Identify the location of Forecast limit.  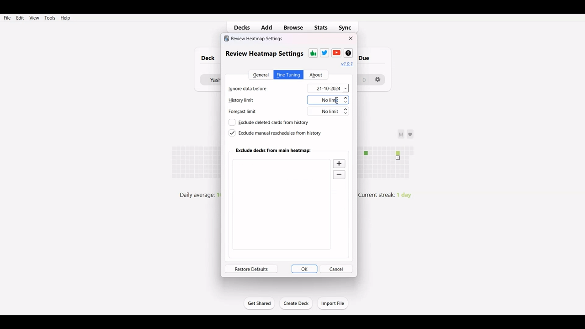
(248, 113).